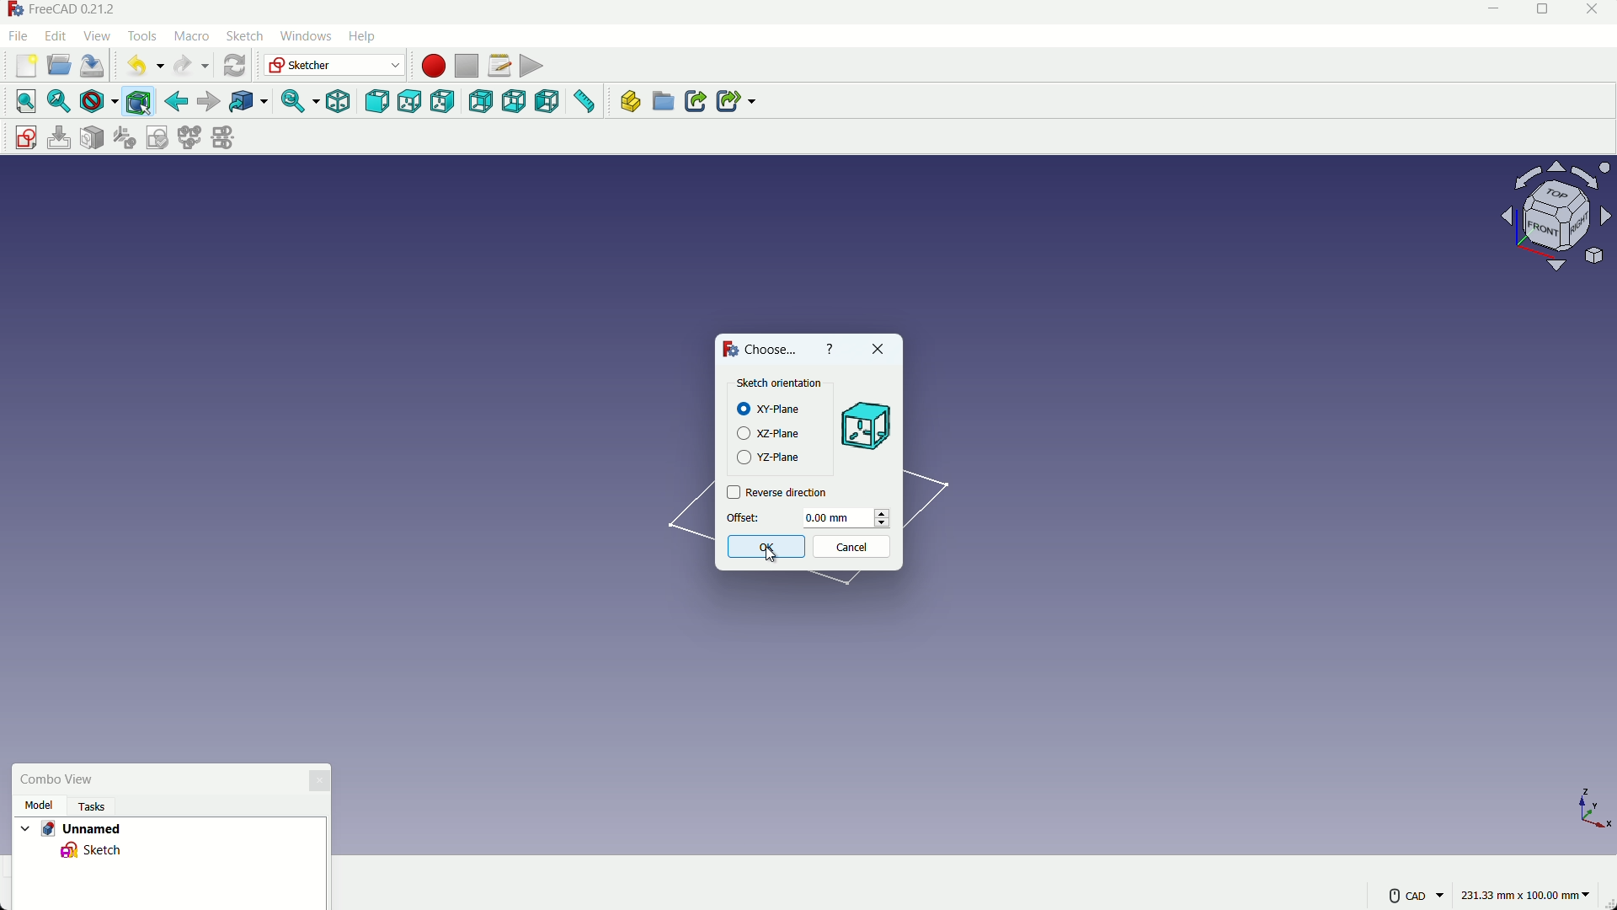  I want to click on sketch, so click(97, 852).